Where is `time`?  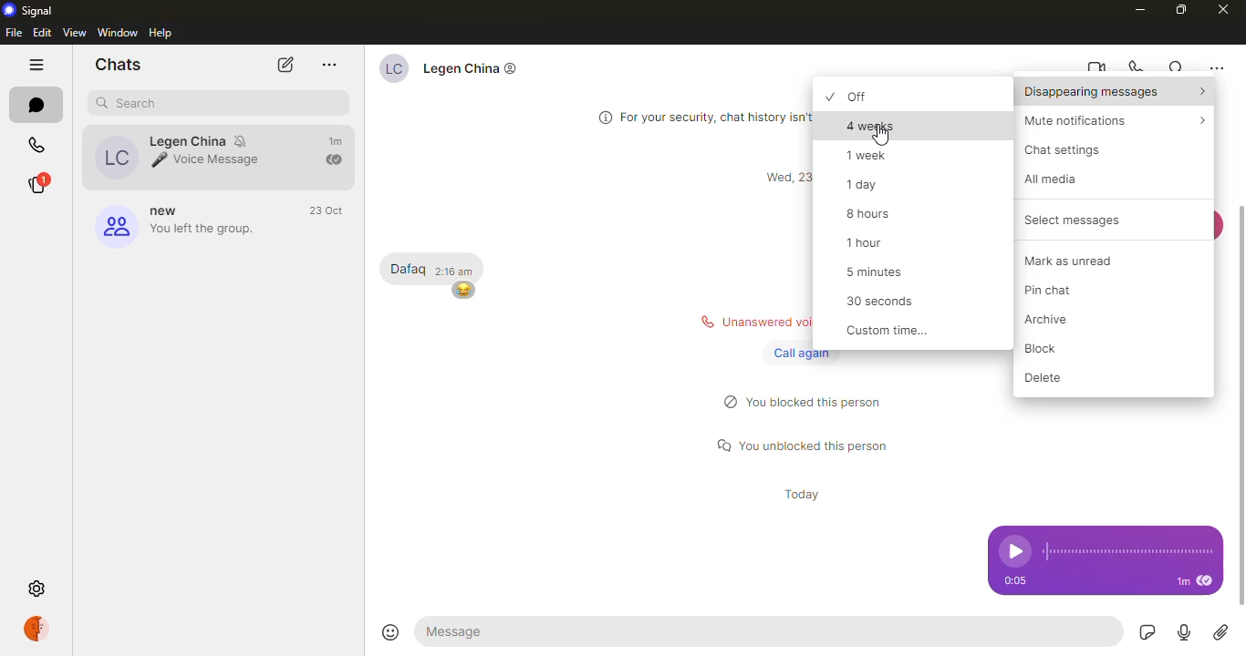 time is located at coordinates (784, 178).